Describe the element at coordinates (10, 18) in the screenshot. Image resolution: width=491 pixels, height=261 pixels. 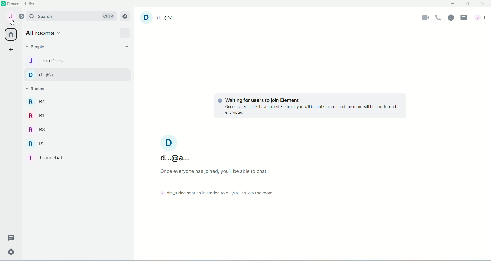
I see `User menu` at that location.